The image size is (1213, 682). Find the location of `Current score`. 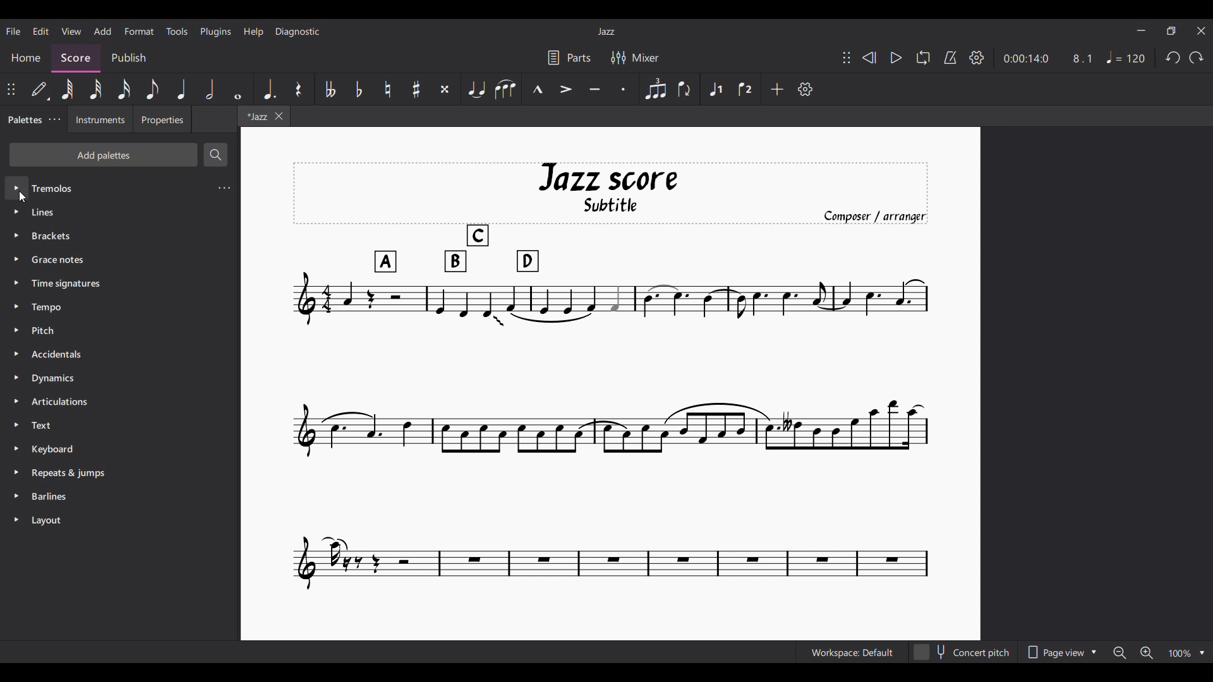

Current score is located at coordinates (611, 376).